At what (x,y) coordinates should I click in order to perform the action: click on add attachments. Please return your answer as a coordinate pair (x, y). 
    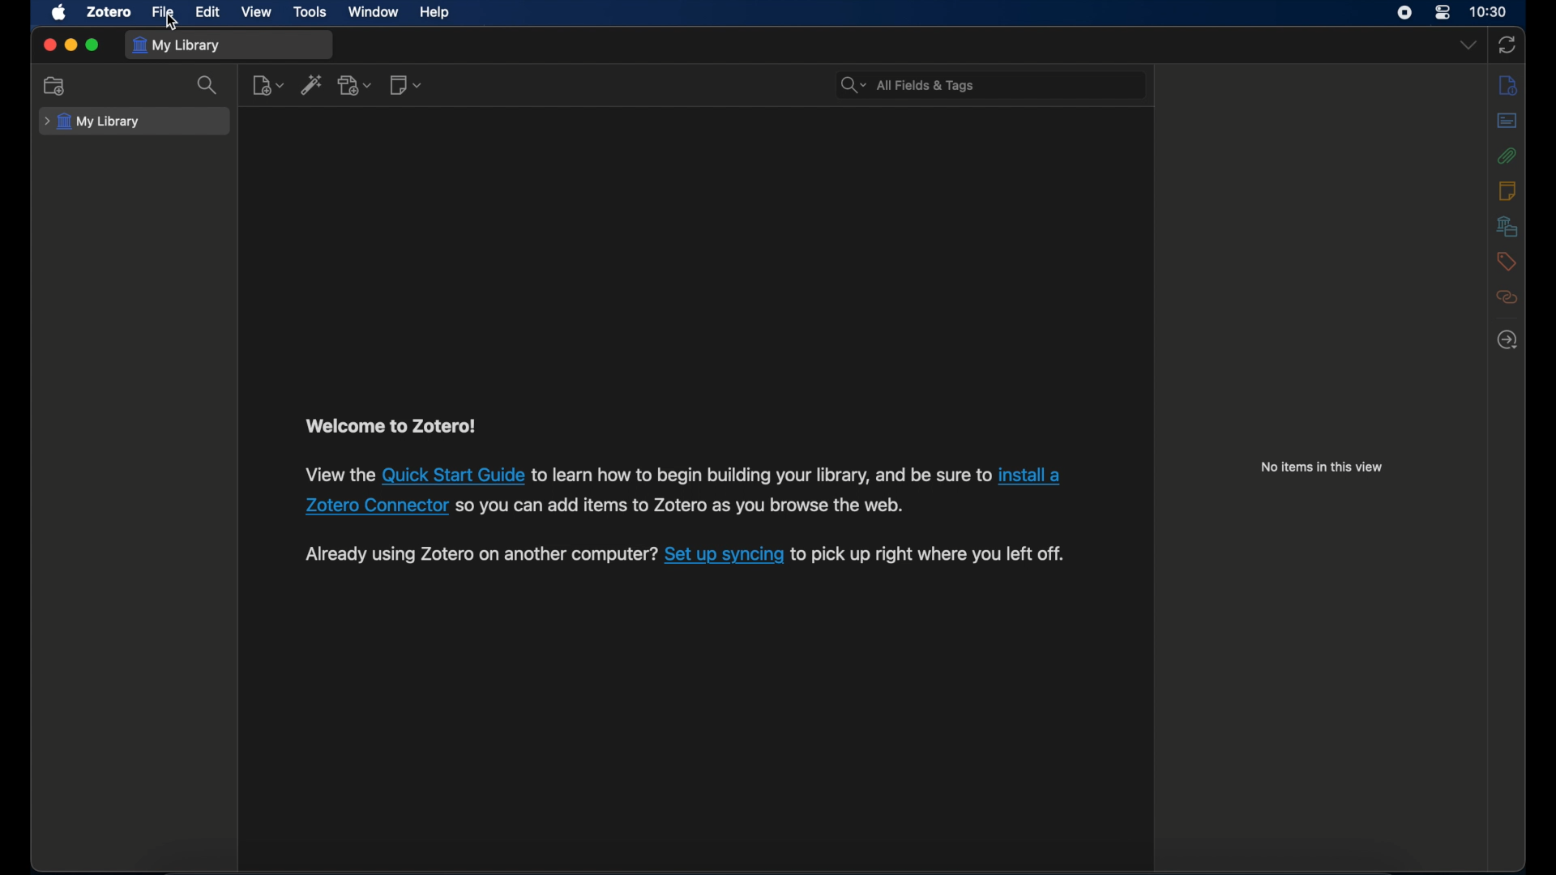
    Looking at the image, I should click on (355, 85).